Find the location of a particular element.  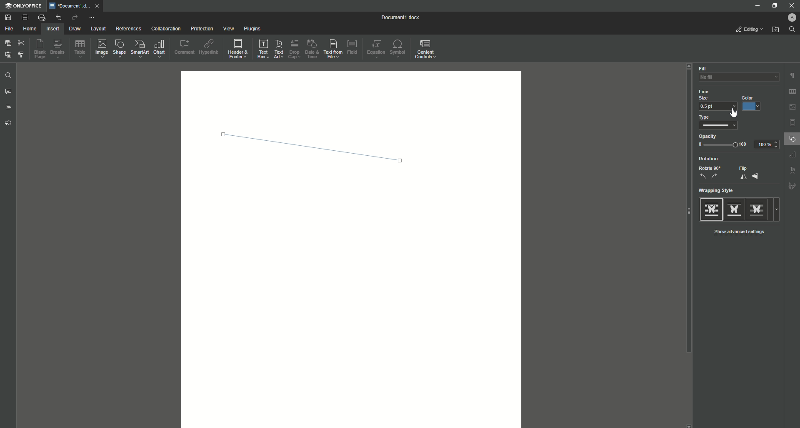

grid is located at coordinates (792, 90).